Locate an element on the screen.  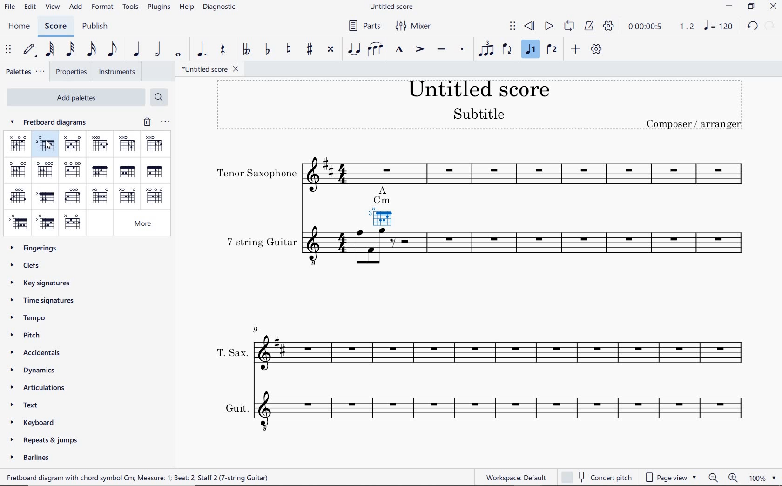
VOICE 1 is located at coordinates (530, 50).